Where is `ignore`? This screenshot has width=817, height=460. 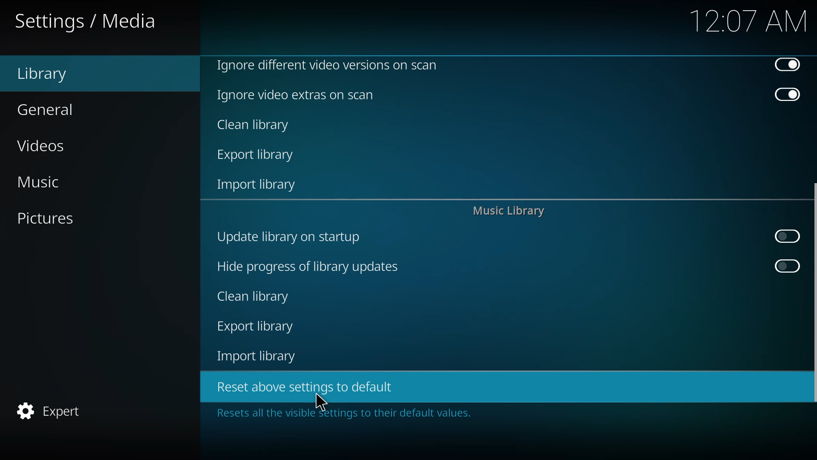 ignore is located at coordinates (297, 95).